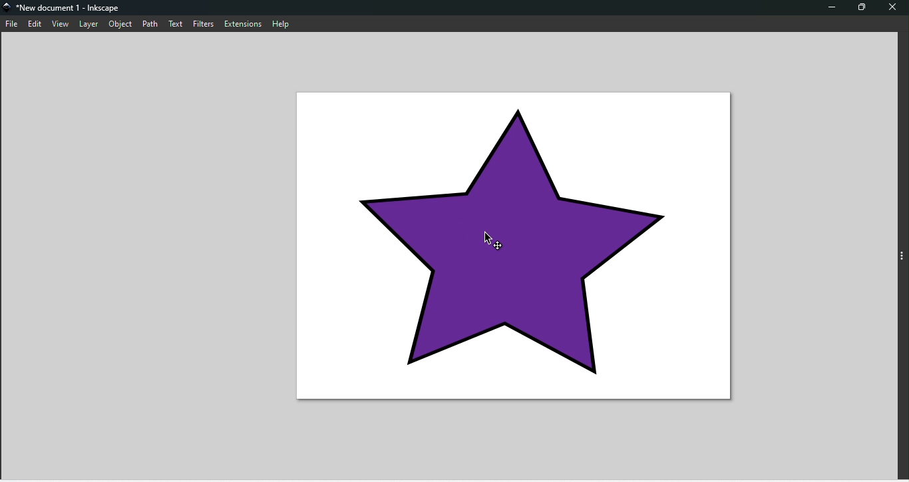 Image resolution: width=909 pixels, height=482 pixels. I want to click on Minimize, so click(831, 7).